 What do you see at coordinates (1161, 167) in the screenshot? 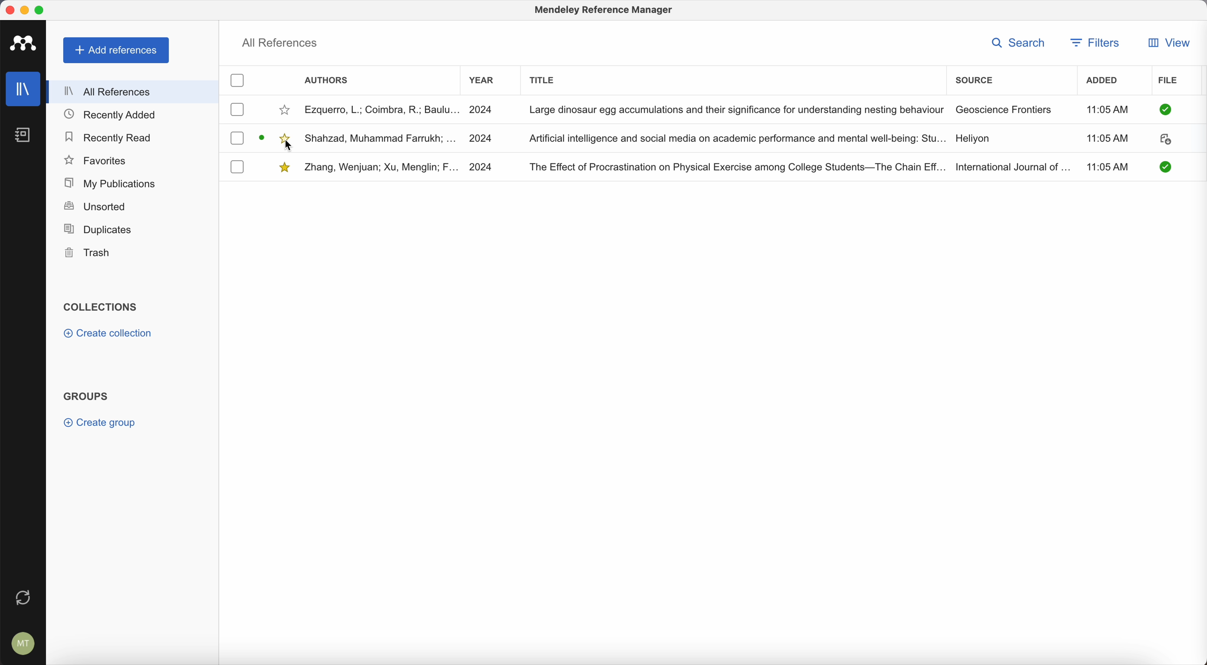
I see `pdf downloaded` at bounding box center [1161, 167].